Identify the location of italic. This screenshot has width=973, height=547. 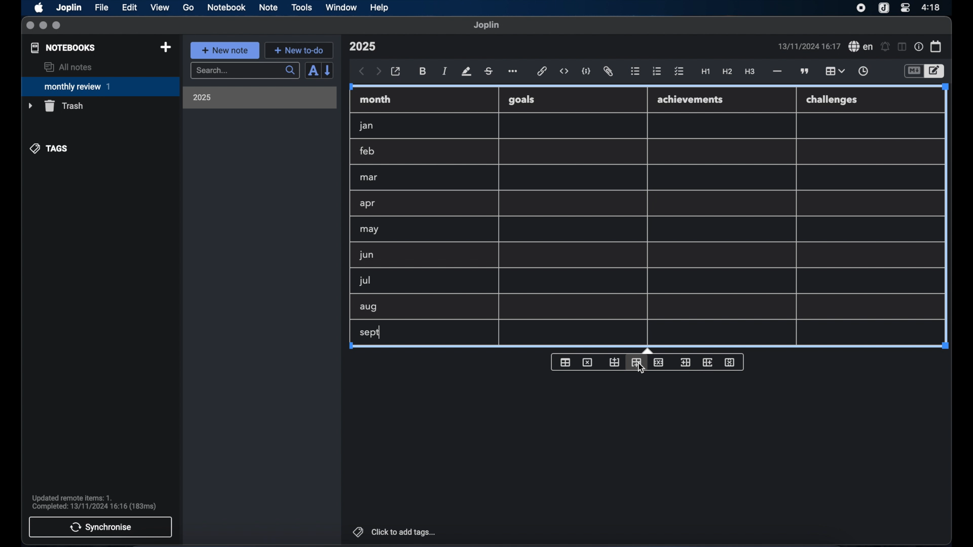
(445, 71).